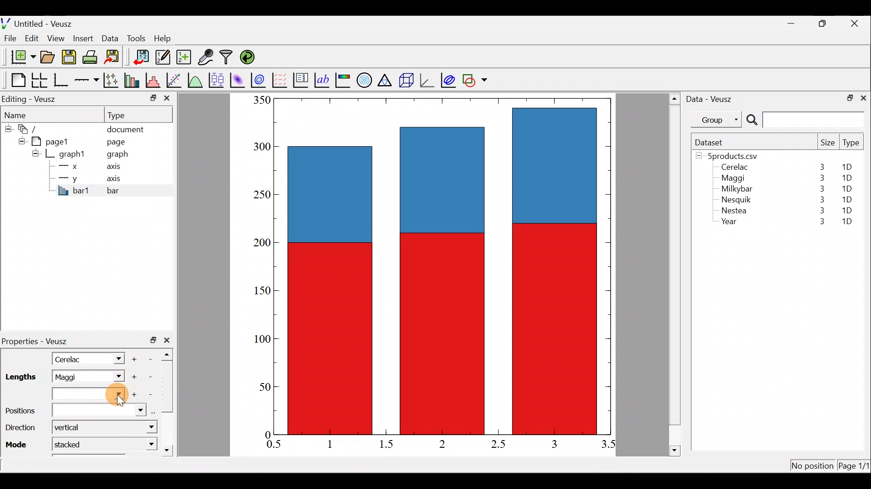 This screenshot has height=489, width=871. Describe the element at coordinates (150, 377) in the screenshot. I see `remove item` at that location.